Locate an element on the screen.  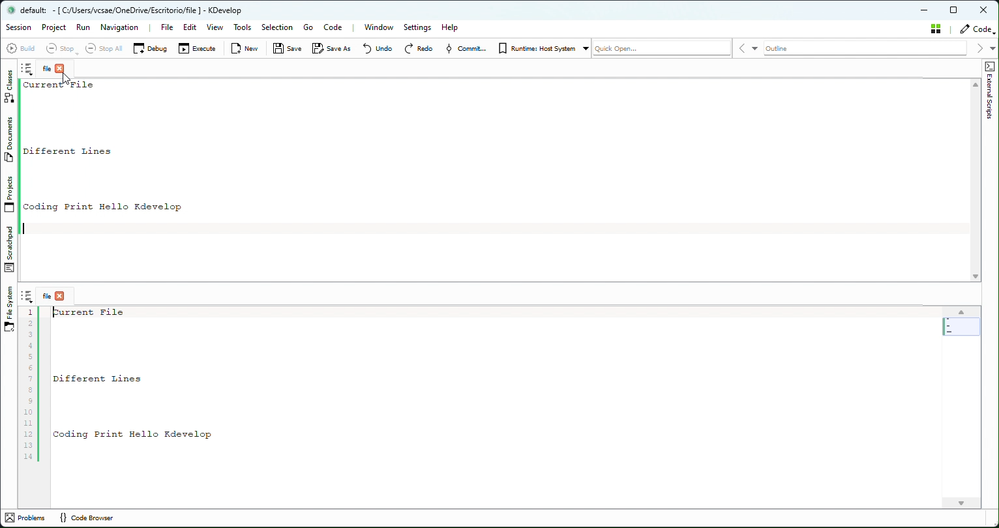
Stop all is located at coordinates (105, 49).